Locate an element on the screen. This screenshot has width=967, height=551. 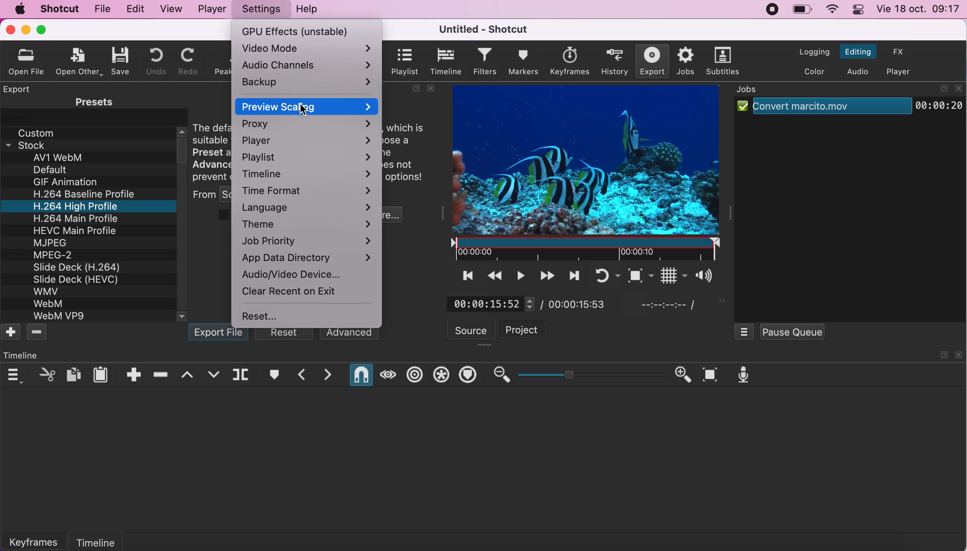
play quickly forwards is located at coordinates (547, 275).